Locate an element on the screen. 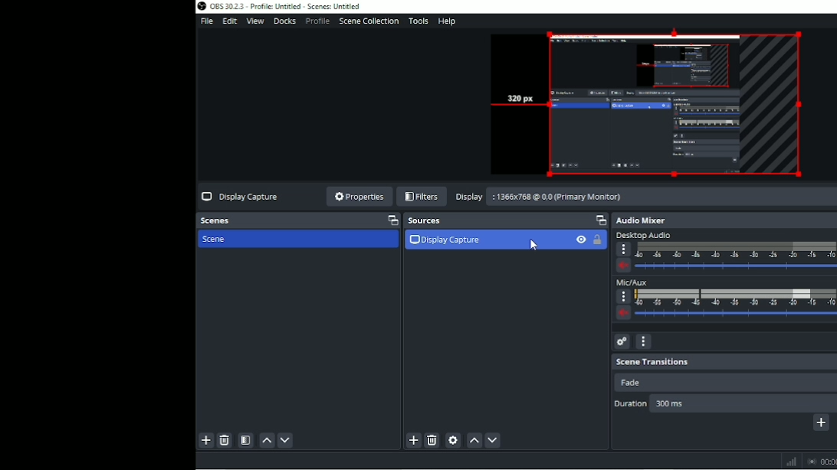 The image size is (837, 470). Add scene is located at coordinates (205, 441).